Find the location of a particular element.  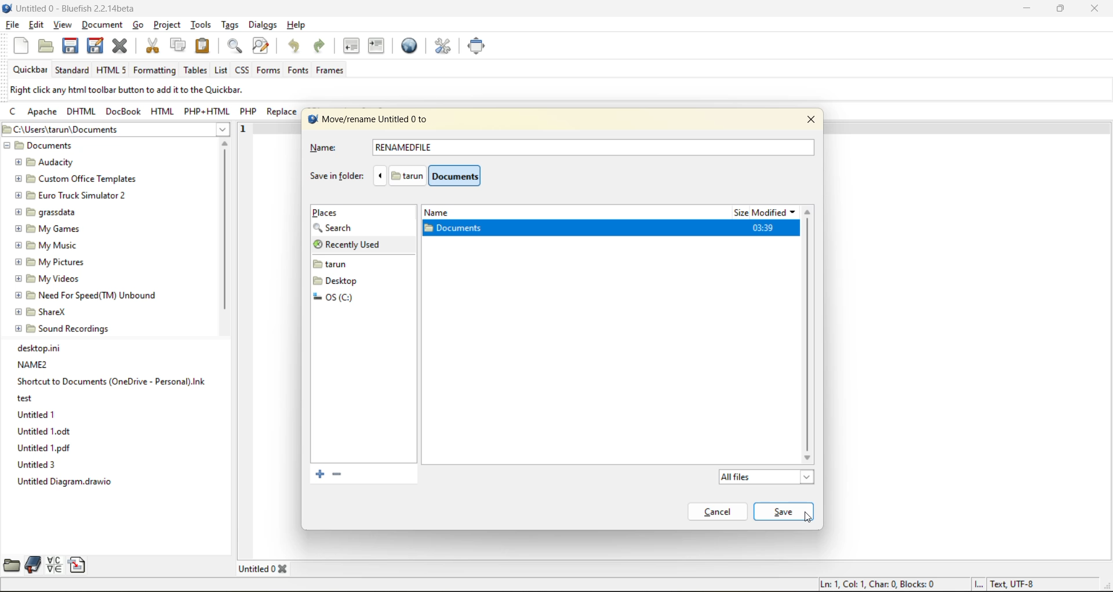

quickbar is located at coordinates (33, 70).